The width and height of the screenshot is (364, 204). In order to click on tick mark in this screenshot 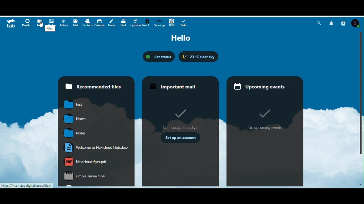, I will do `click(264, 114)`.